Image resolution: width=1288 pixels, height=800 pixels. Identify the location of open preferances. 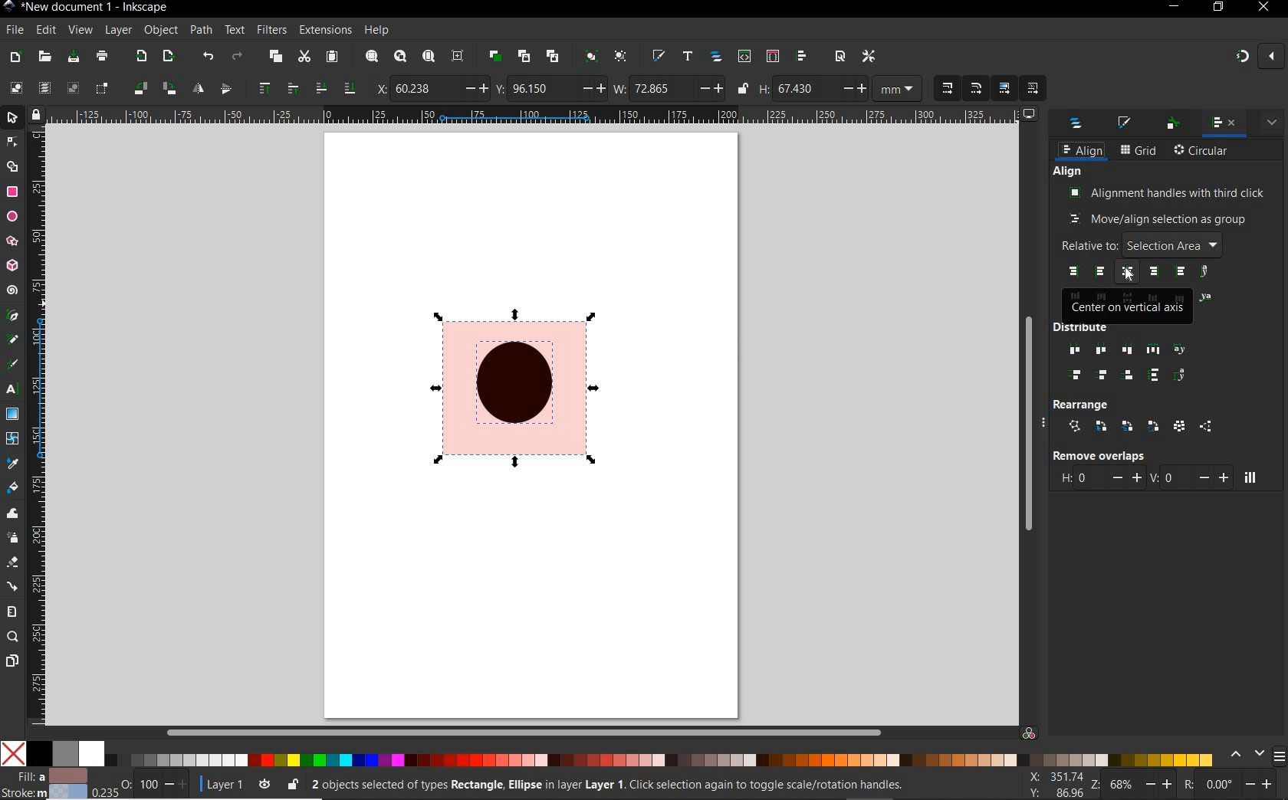
(869, 57).